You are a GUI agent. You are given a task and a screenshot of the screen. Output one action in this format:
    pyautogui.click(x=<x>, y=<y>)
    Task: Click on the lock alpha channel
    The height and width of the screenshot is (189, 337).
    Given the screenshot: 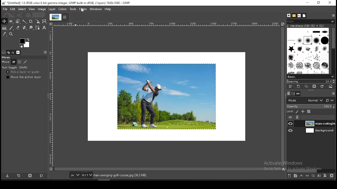 What is the action you would take?
    pyautogui.click(x=308, y=112)
    